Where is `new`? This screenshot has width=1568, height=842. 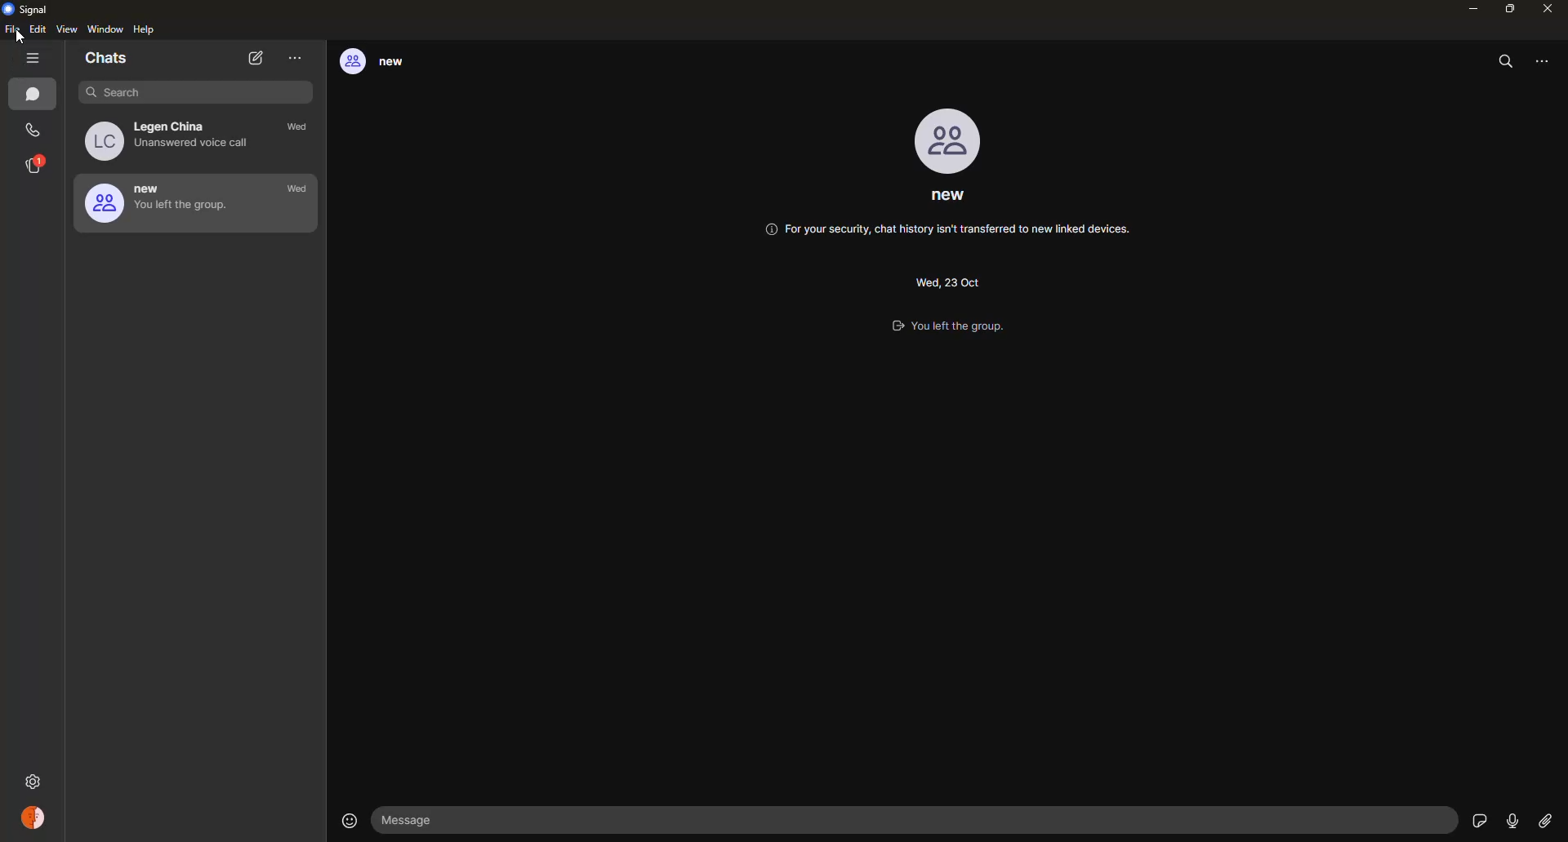 new is located at coordinates (948, 199).